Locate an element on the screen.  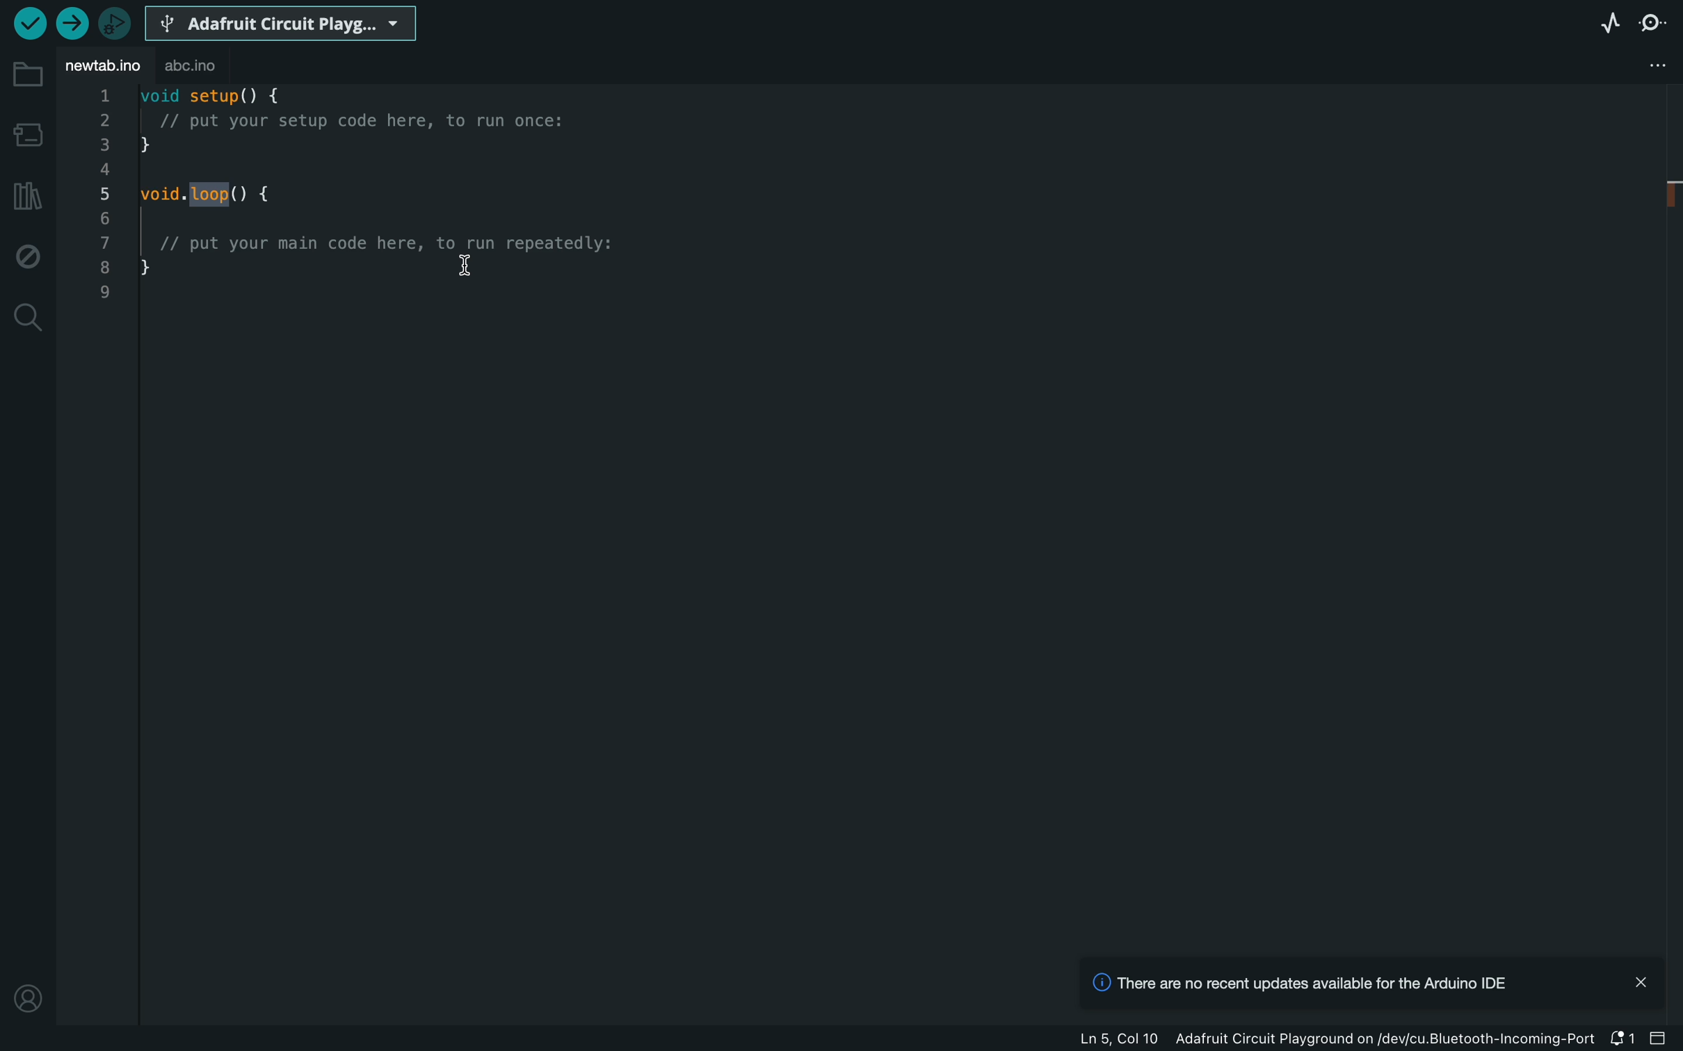
close slide bar is located at coordinates (1659, 1038).